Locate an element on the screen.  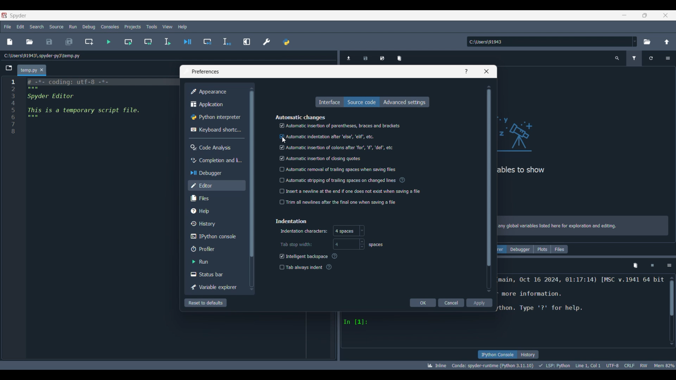
Help menu is located at coordinates (182, 27).